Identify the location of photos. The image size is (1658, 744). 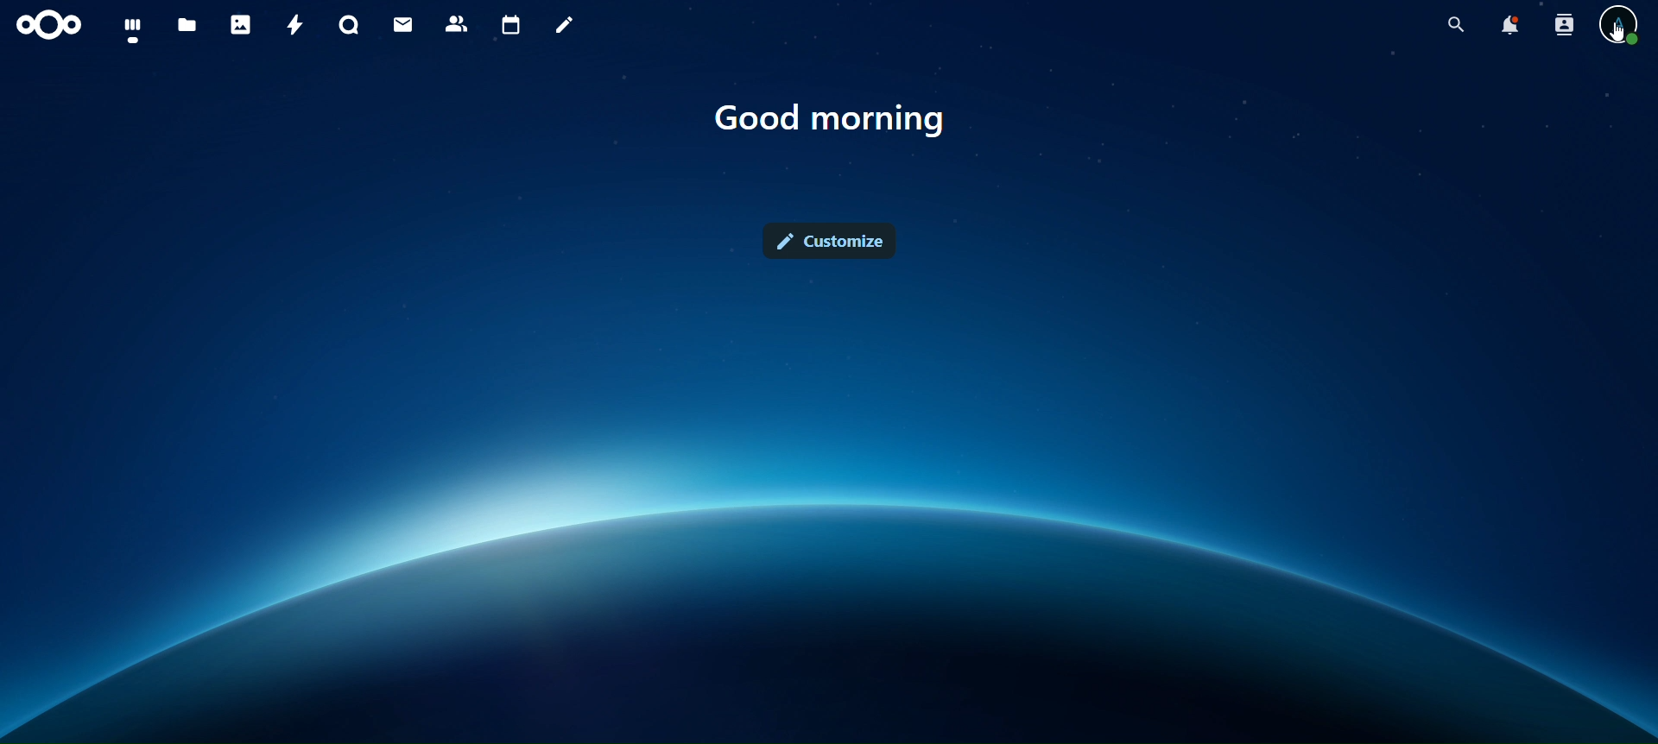
(243, 26).